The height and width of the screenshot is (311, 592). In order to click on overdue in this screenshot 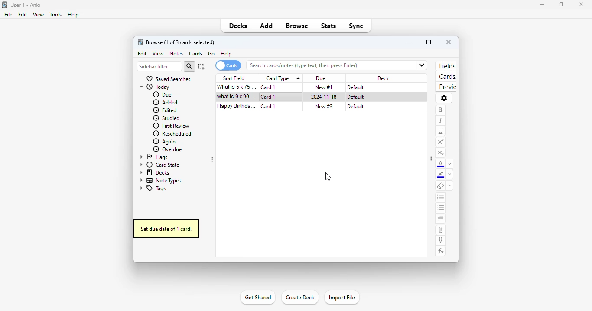, I will do `click(168, 149)`.